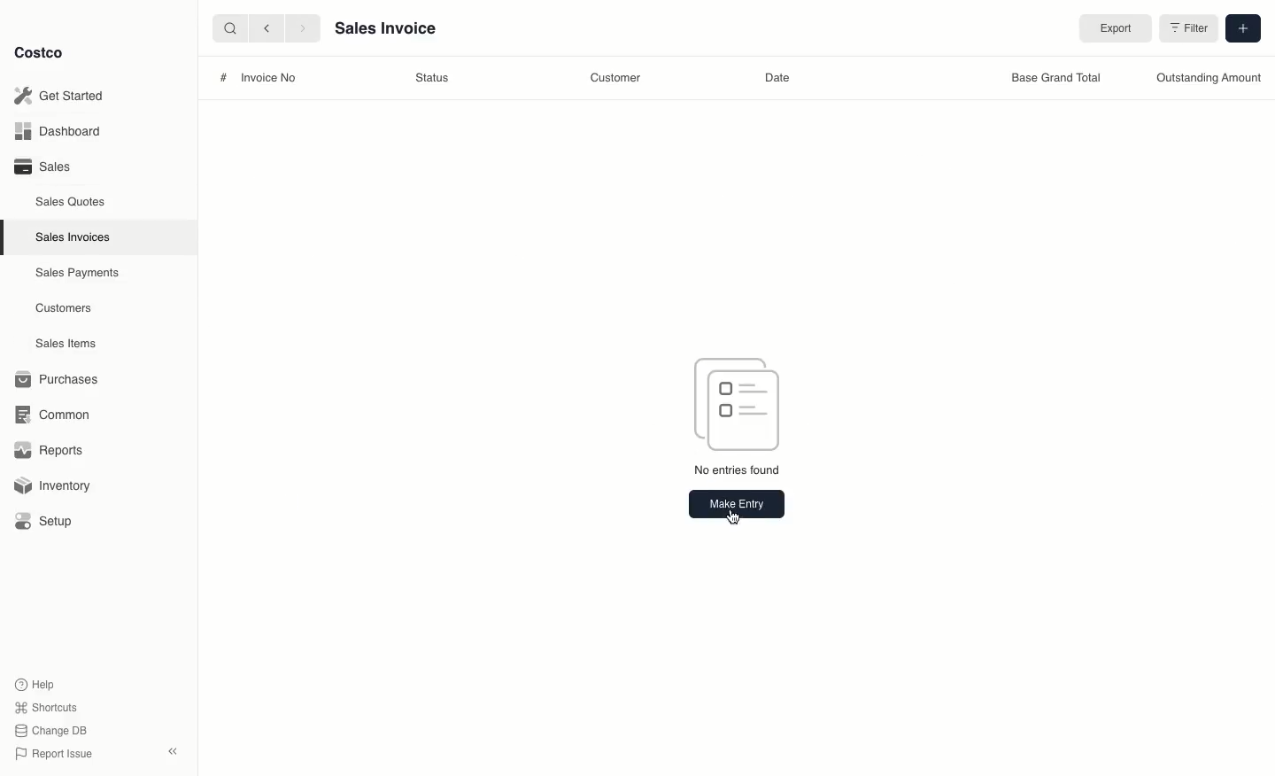  What do you see at coordinates (56, 484) in the screenshot?
I see `Inventory` at bounding box center [56, 484].